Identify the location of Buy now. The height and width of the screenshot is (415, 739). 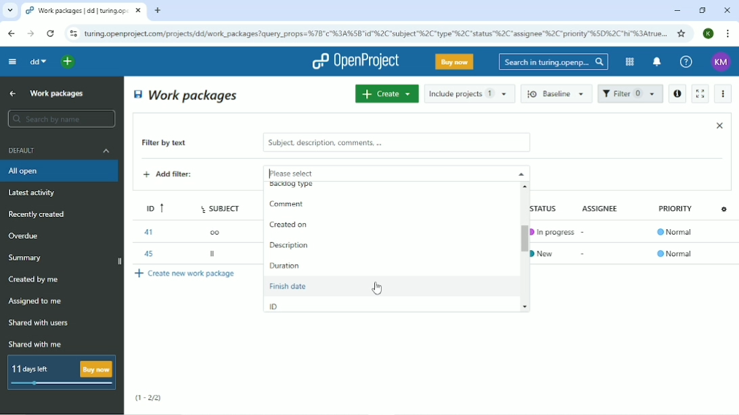
(455, 62).